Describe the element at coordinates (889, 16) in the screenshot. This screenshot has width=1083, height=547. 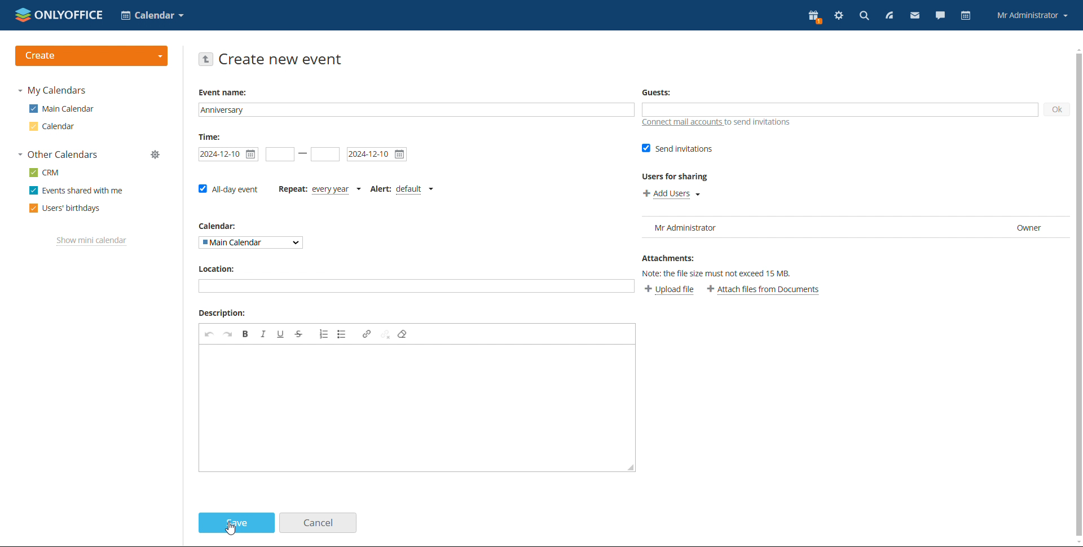
I see `feed` at that location.